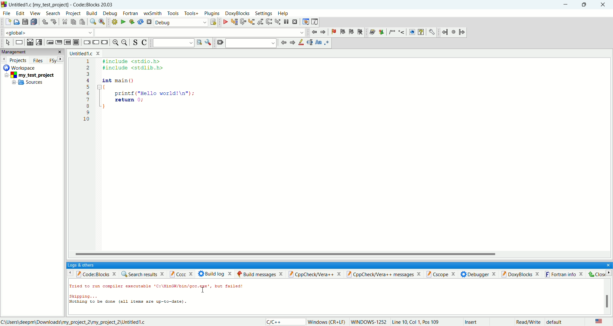  Describe the element at coordinates (371, 32) in the screenshot. I see `doxywizard` at that location.